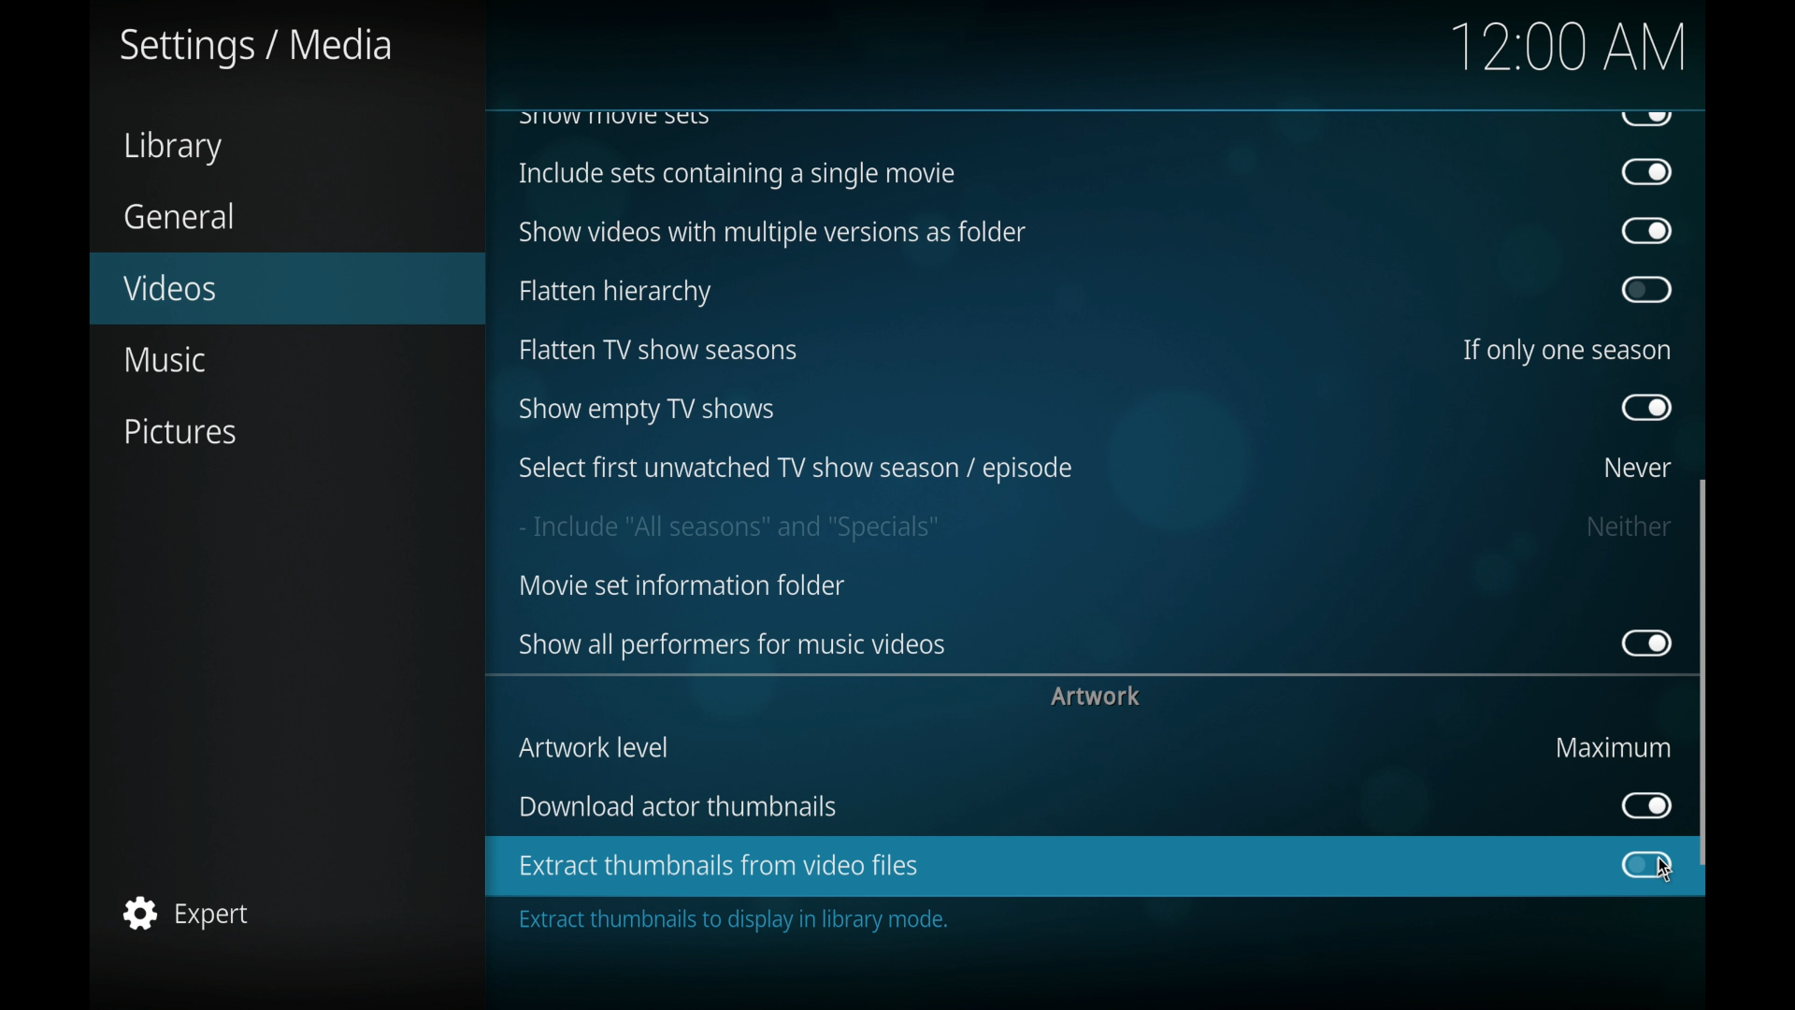  What do you see at coordinates (1647, 408) in the screenshot?
I see `toggle button` at bounding box center [1647, 408].